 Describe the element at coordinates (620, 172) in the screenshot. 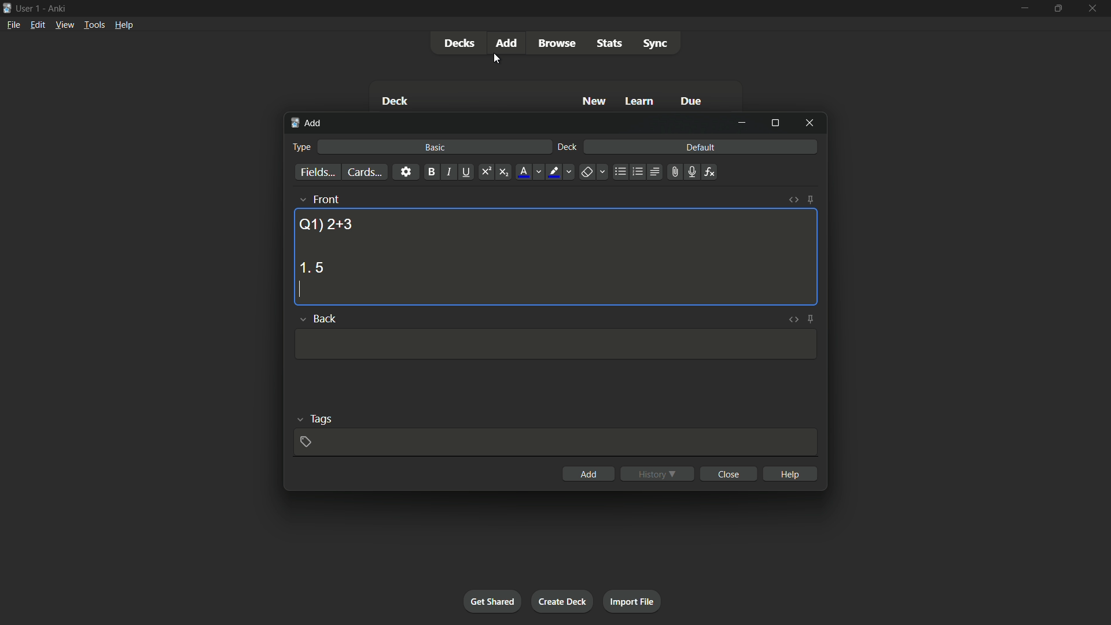

I see `unordered list` at that location.